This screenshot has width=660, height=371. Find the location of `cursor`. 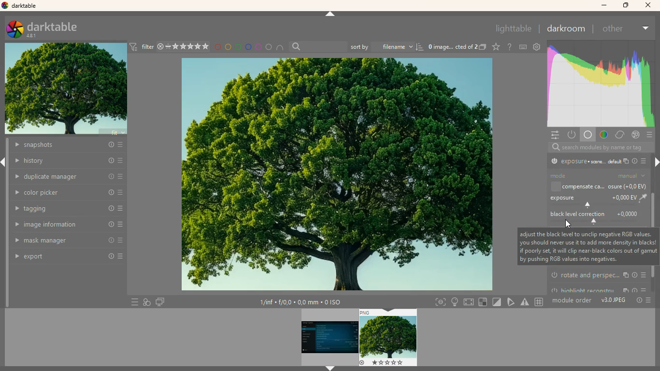

cursor is located at coordinates (567, 224).